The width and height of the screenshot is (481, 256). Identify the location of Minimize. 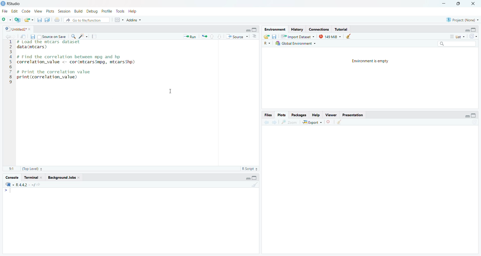
(248, 30).